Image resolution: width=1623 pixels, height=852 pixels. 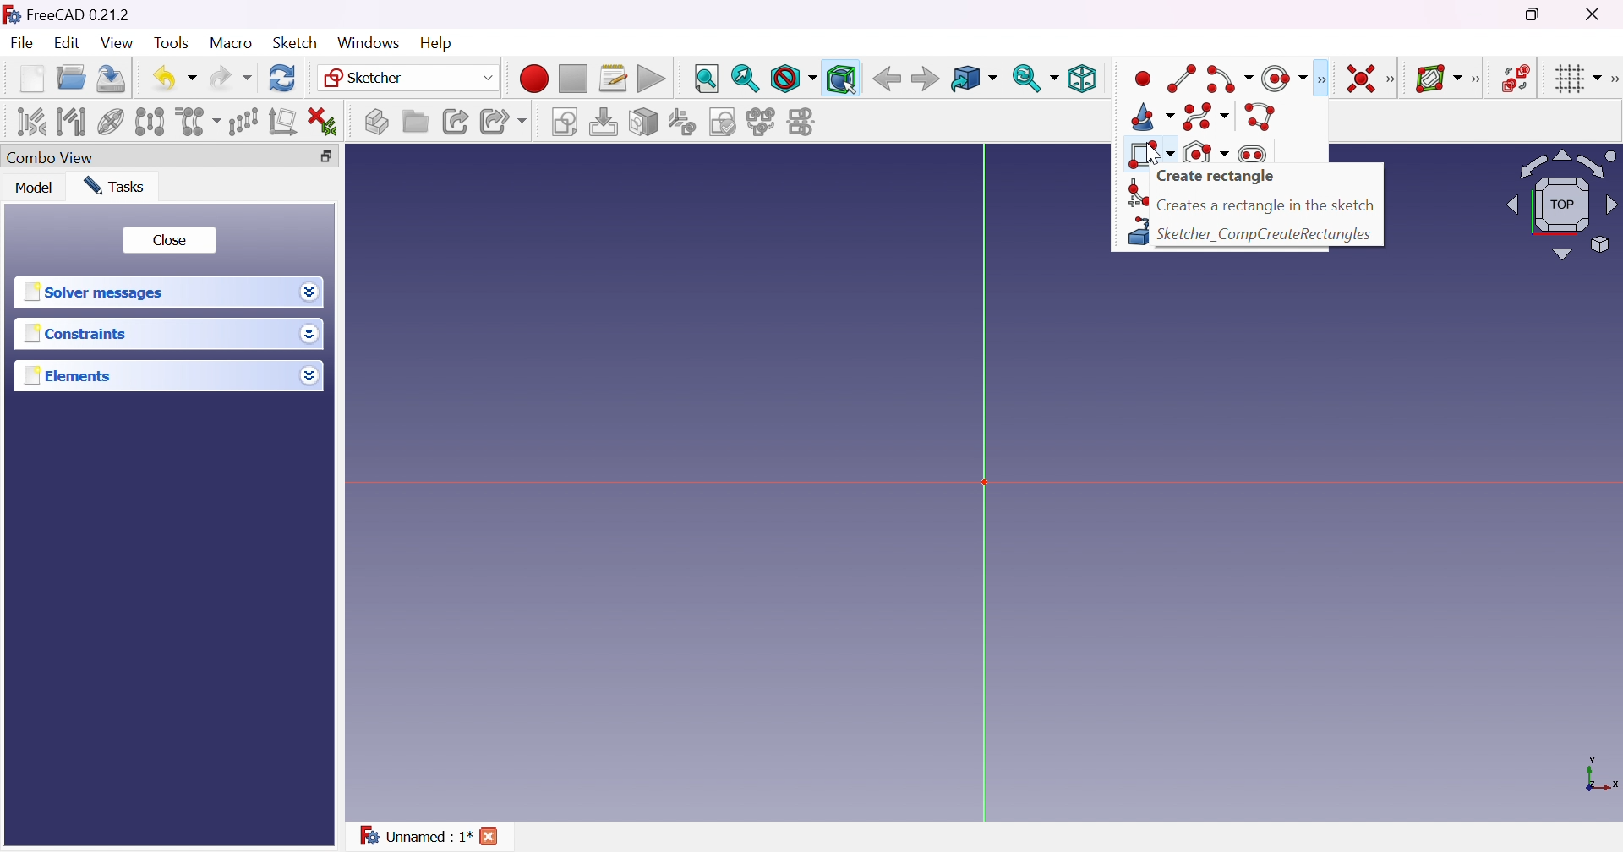 I want to click on Sketcher_CompCreateRectangles, so click(x=1266, y=235).